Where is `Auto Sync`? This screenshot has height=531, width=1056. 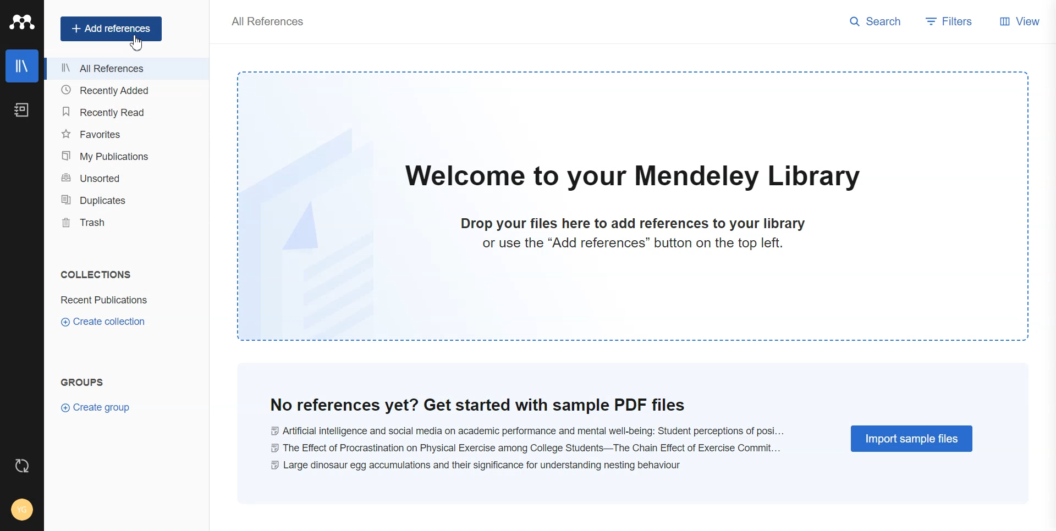
Auto Sync is located at coordinates (20, 465).